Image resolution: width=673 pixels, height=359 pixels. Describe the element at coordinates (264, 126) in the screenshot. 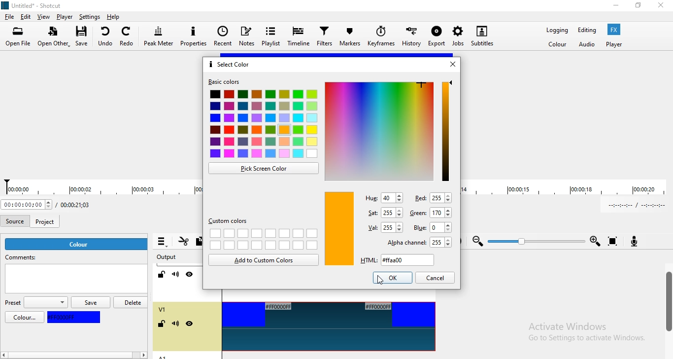

I see `color boxes` at that location.